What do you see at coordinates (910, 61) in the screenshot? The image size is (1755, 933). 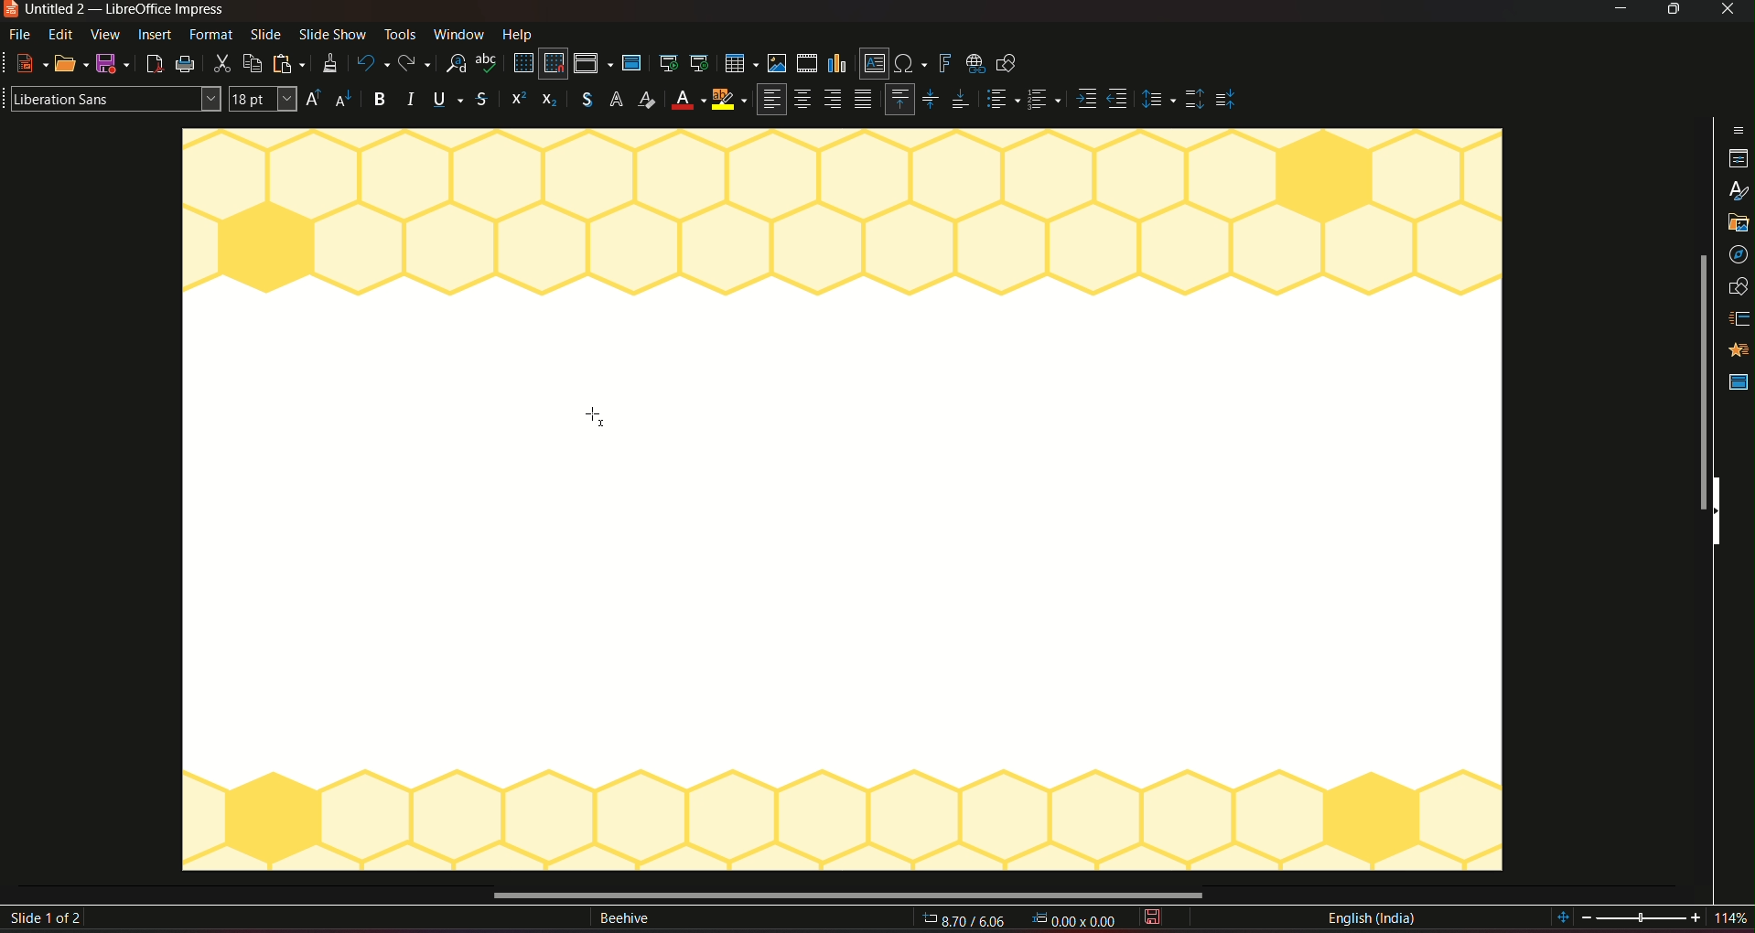 I see `insert special character` at bounding box center [910, 61].